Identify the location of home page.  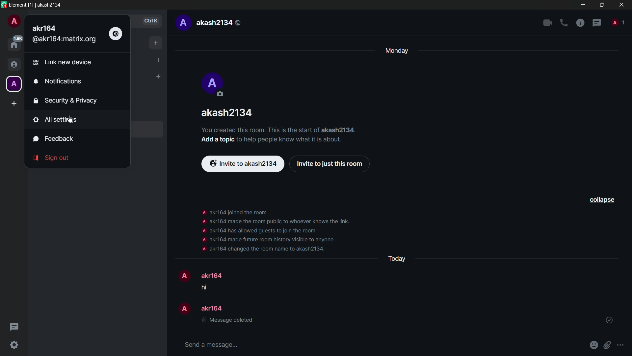
(15, 43).